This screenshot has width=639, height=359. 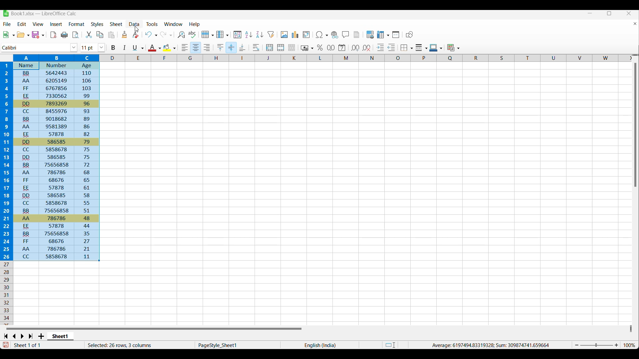 I want to click on Go to previous sheet, so click(x=14, y=336).